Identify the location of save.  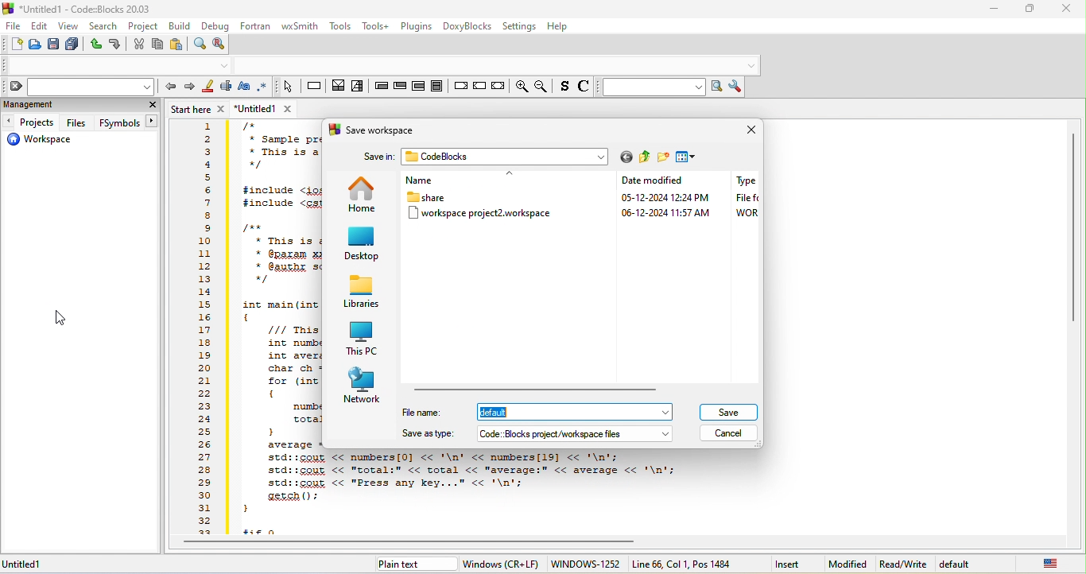
(727, 412).